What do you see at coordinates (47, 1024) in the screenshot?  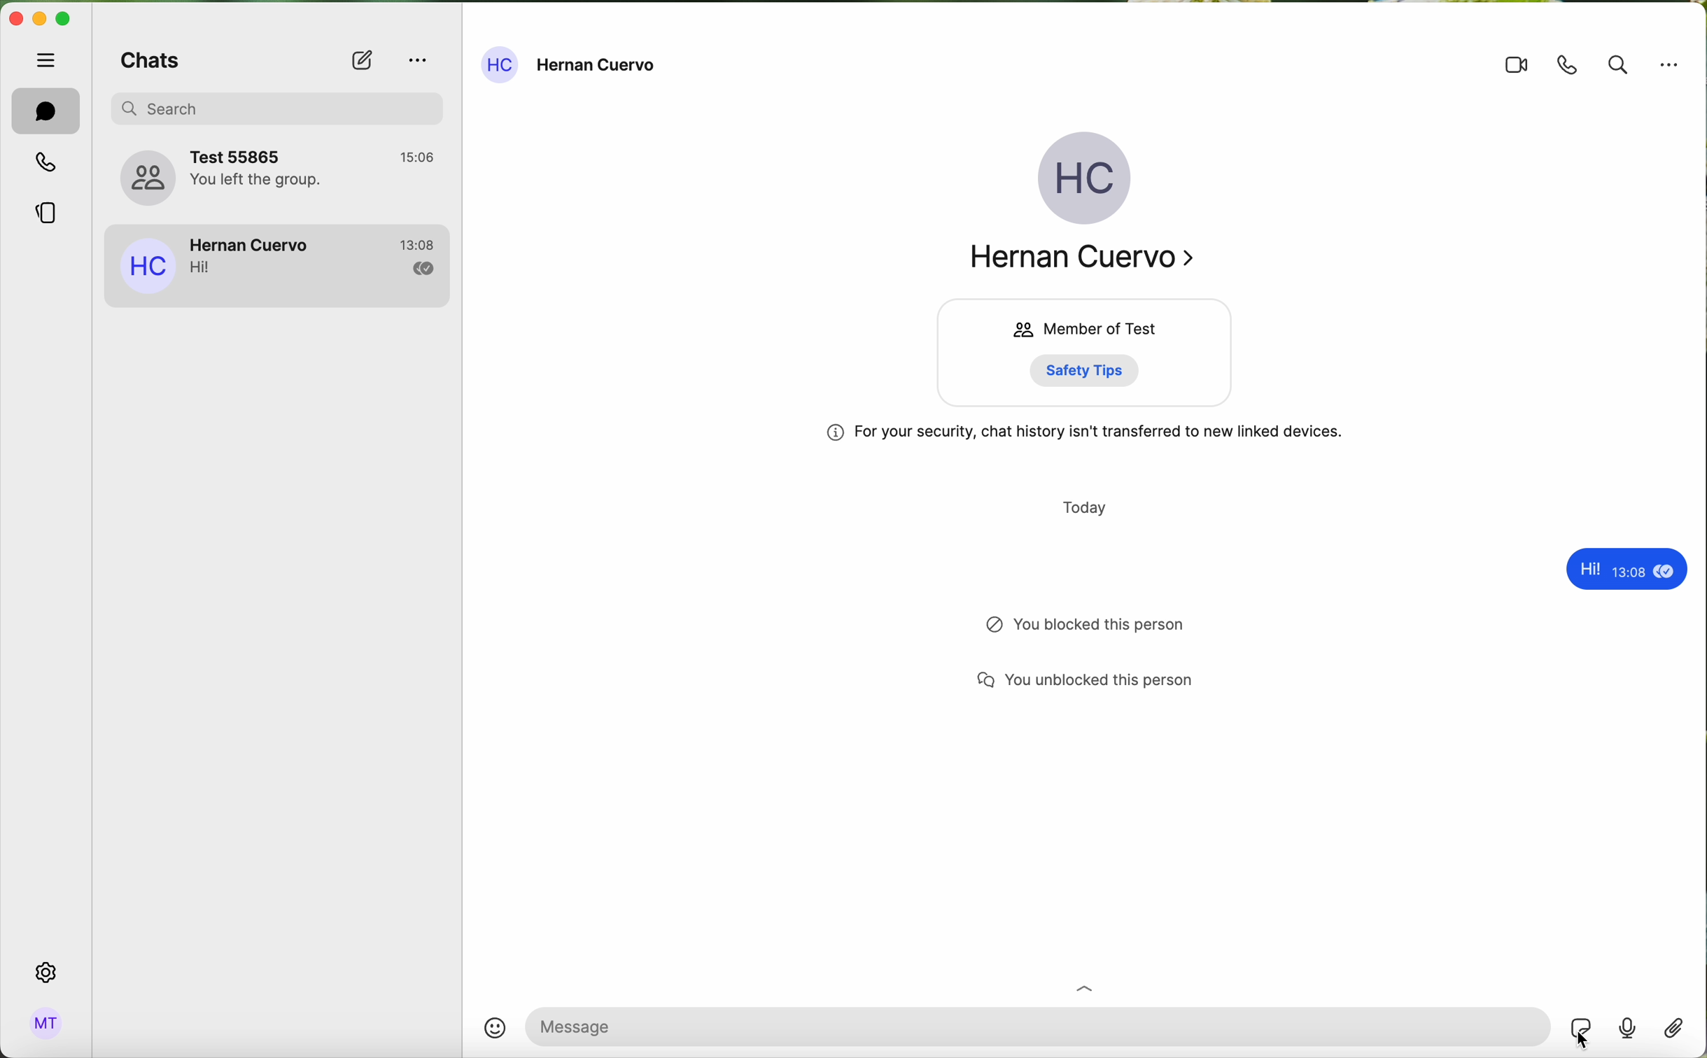 I see `profile` at bounding box center [47, 1024].